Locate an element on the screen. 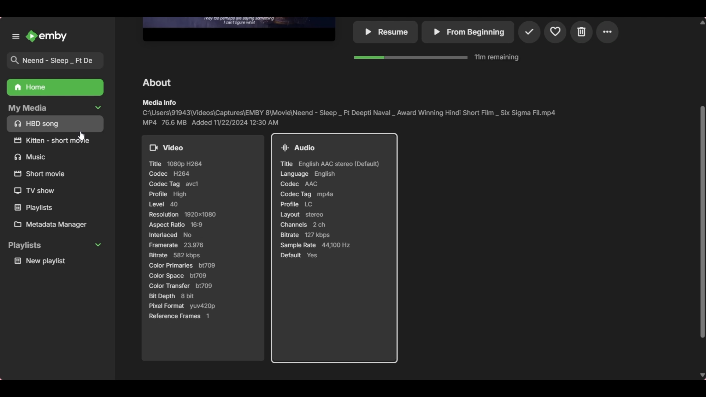   is located at coordinates (352, 112).